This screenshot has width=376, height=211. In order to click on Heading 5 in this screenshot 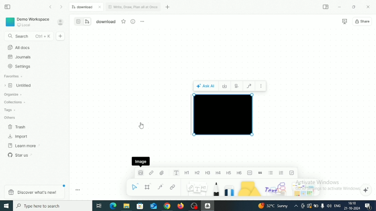, I will do `click(229, 173)`.